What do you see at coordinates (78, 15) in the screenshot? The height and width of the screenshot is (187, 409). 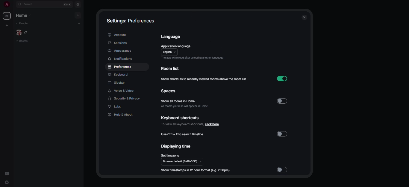 I see `add` at bounding box center [78, 15].